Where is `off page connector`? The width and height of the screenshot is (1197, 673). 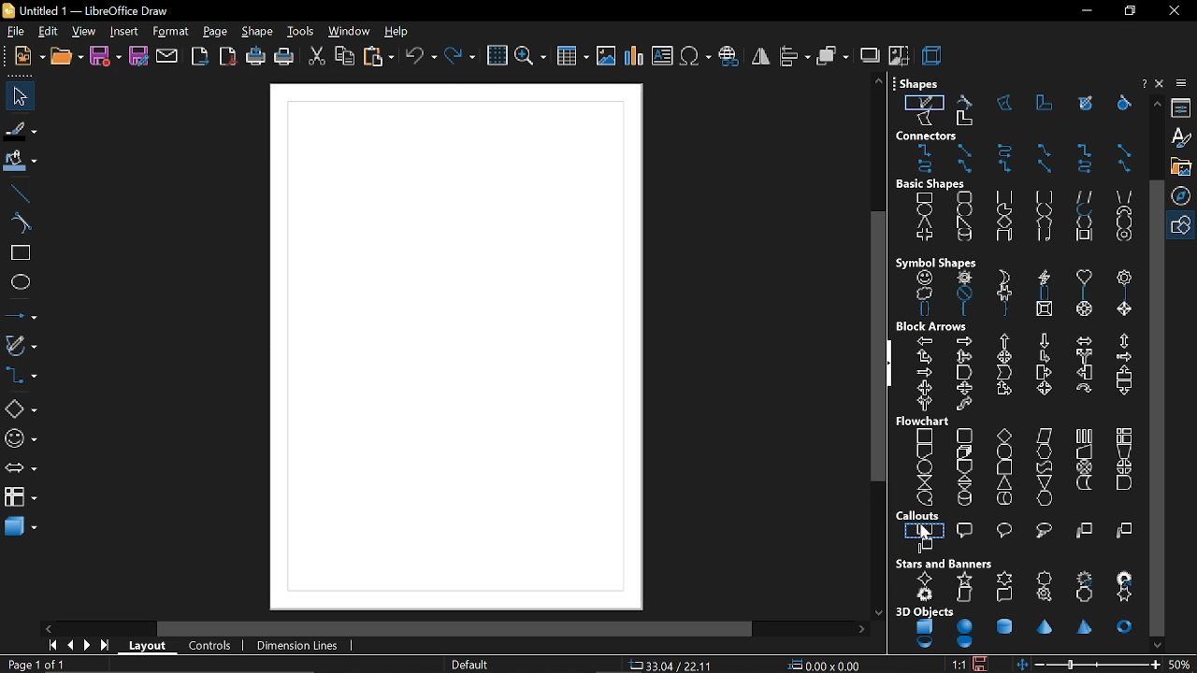
off page connector is located at coordinates (962, 466).